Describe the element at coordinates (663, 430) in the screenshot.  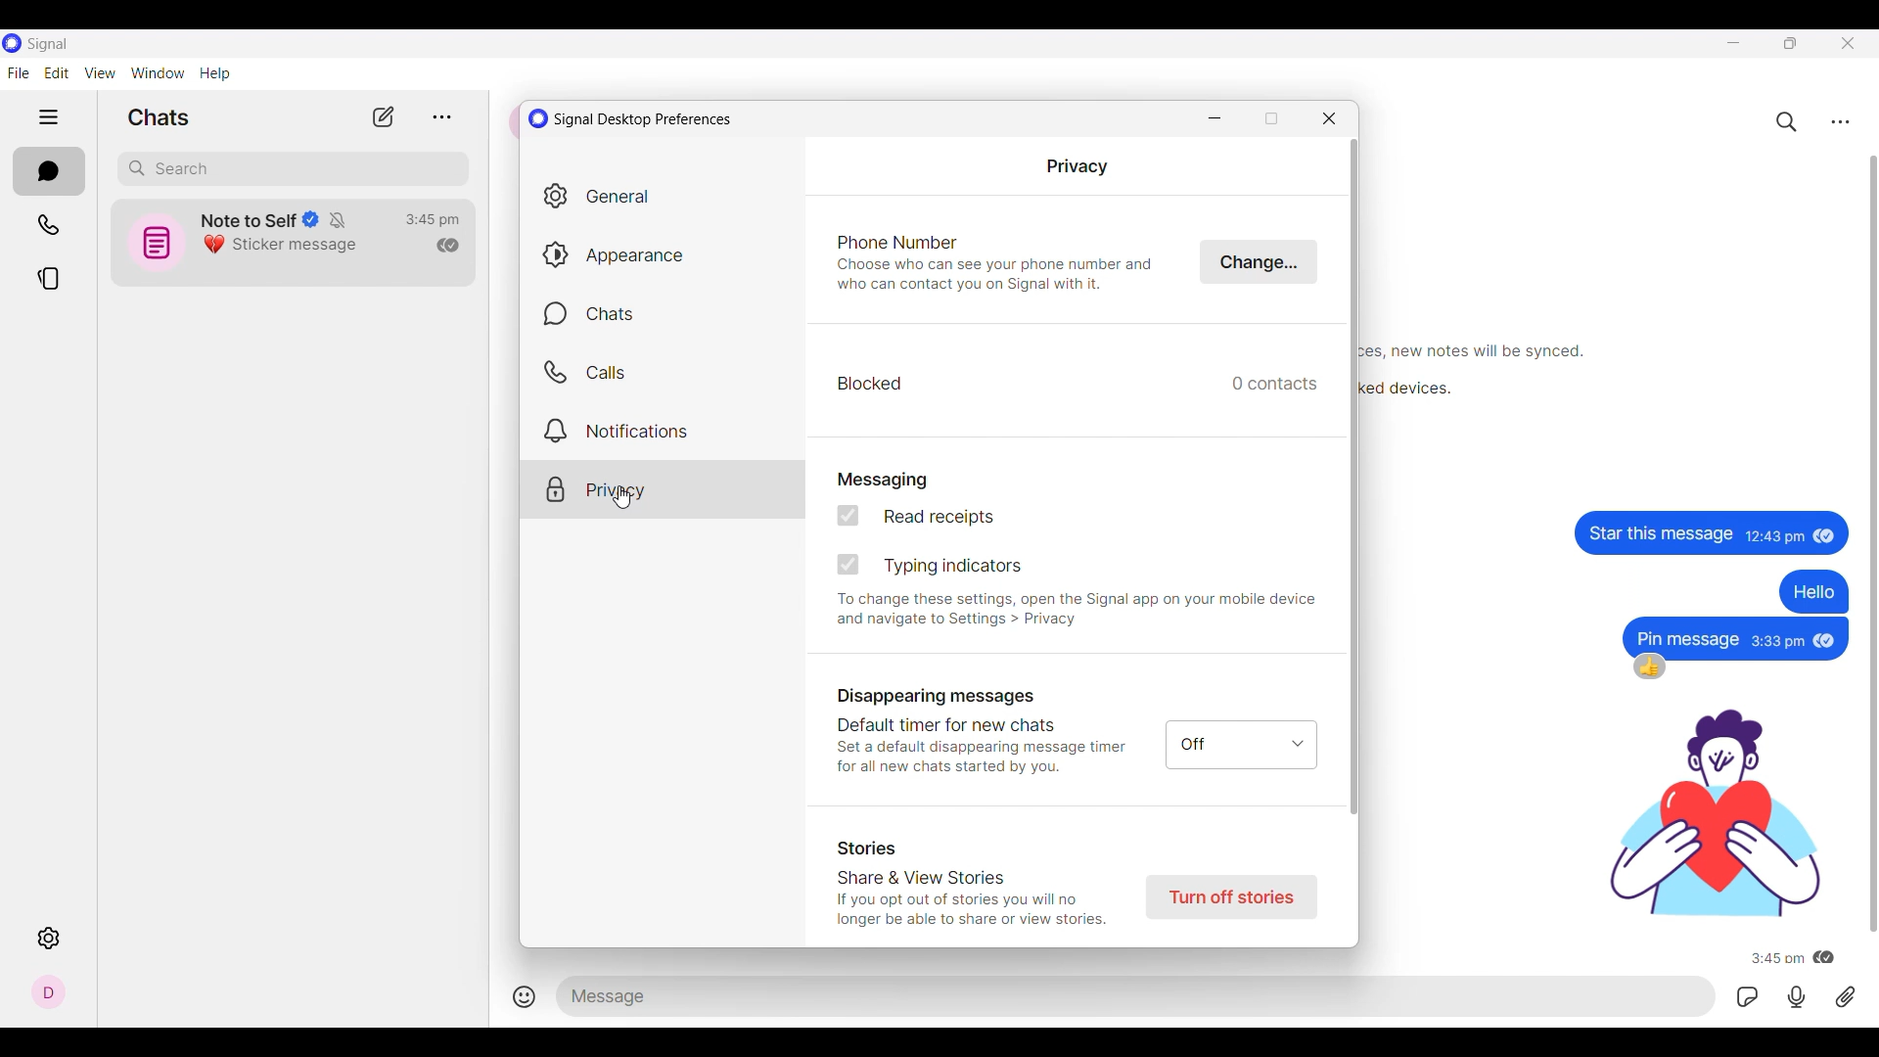
I see `Notification settings` at that location.